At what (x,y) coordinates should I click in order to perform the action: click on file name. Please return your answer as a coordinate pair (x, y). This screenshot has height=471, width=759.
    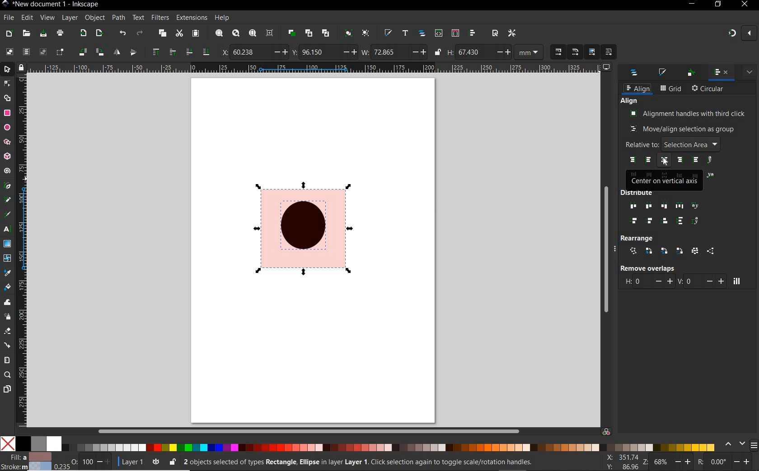
    Looking at the image, I should click on (59, 5).